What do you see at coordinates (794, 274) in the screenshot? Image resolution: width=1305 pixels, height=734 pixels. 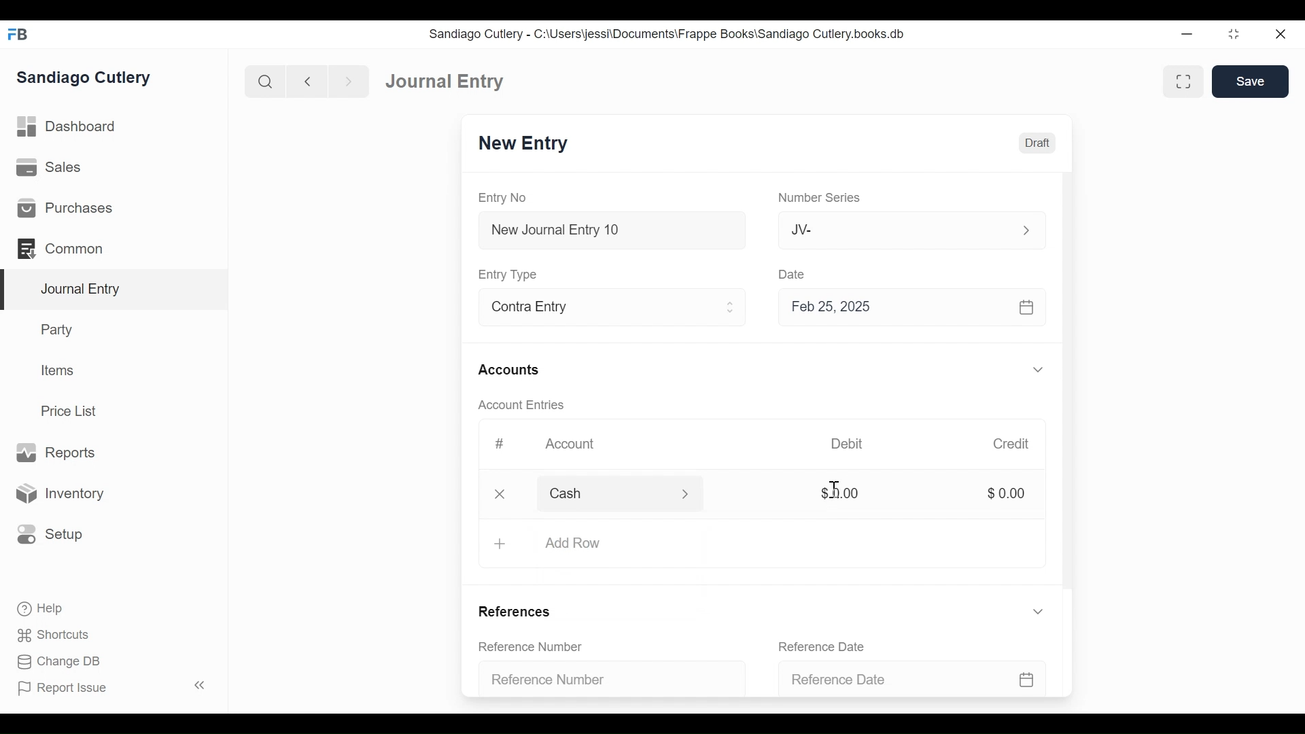 I see `Date` at bounding box center [794, 274].